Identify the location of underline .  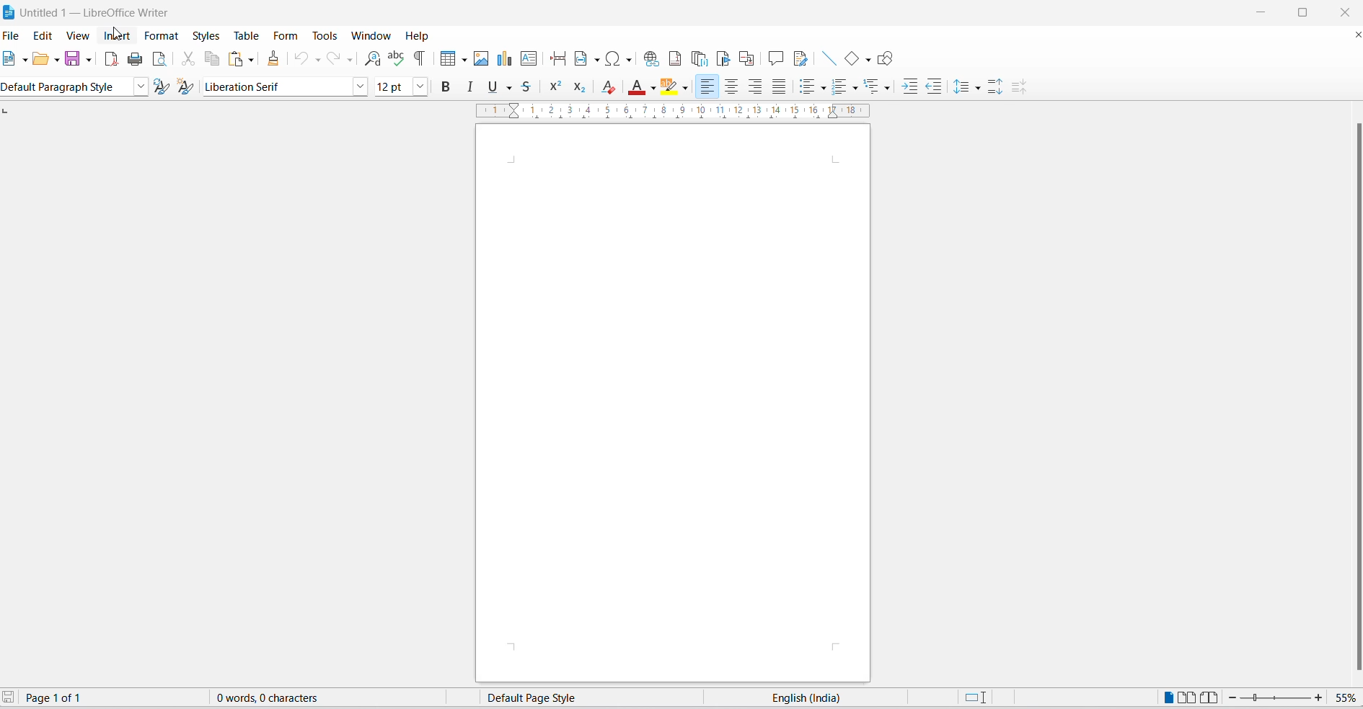
(490, 88).